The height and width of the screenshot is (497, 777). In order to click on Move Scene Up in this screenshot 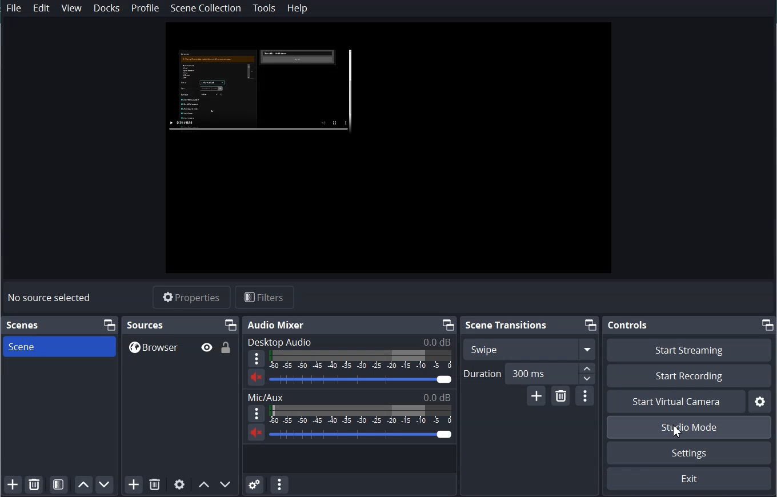, I will do `click(83, 485)`.